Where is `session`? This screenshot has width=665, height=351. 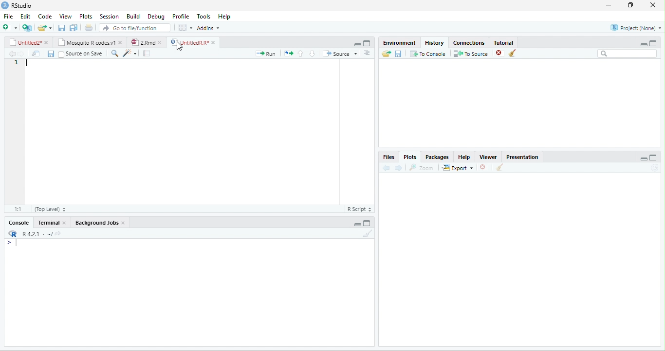
session is located at coordinates (109, 16).